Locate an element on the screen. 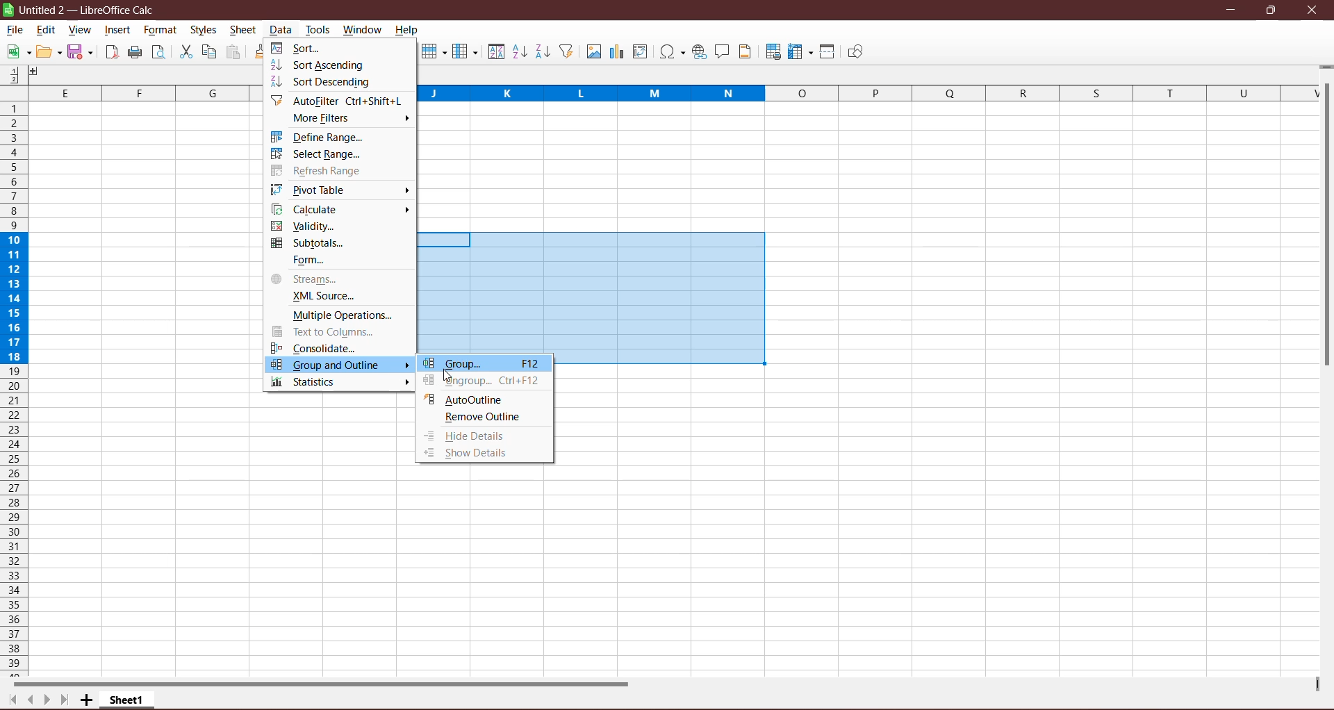 Image resolution: width=1334 pixels, height=710 pixels. Sheet is located at coordinates (244, 31).